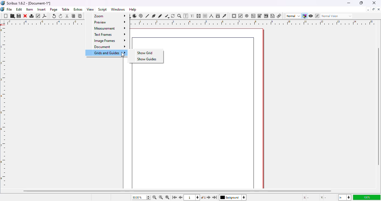  Describe the element at coordinates (45, 16) in the screenshot. I see `export as PDF` at that location.